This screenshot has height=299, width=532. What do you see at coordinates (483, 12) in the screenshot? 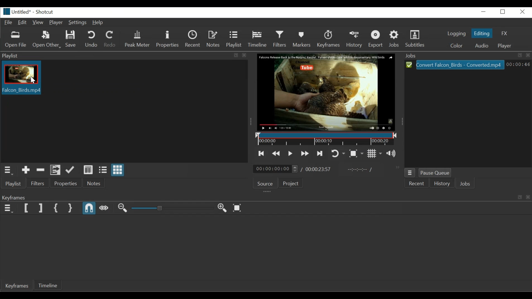
I see `minimize` at bounding box center [483, 12].